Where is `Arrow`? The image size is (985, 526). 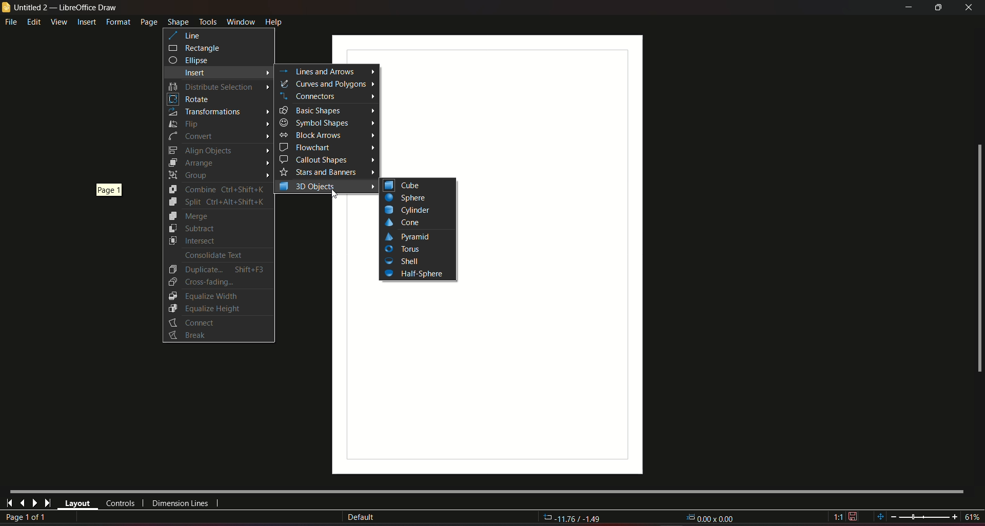 Arrow is located at coordinates (372, 122).